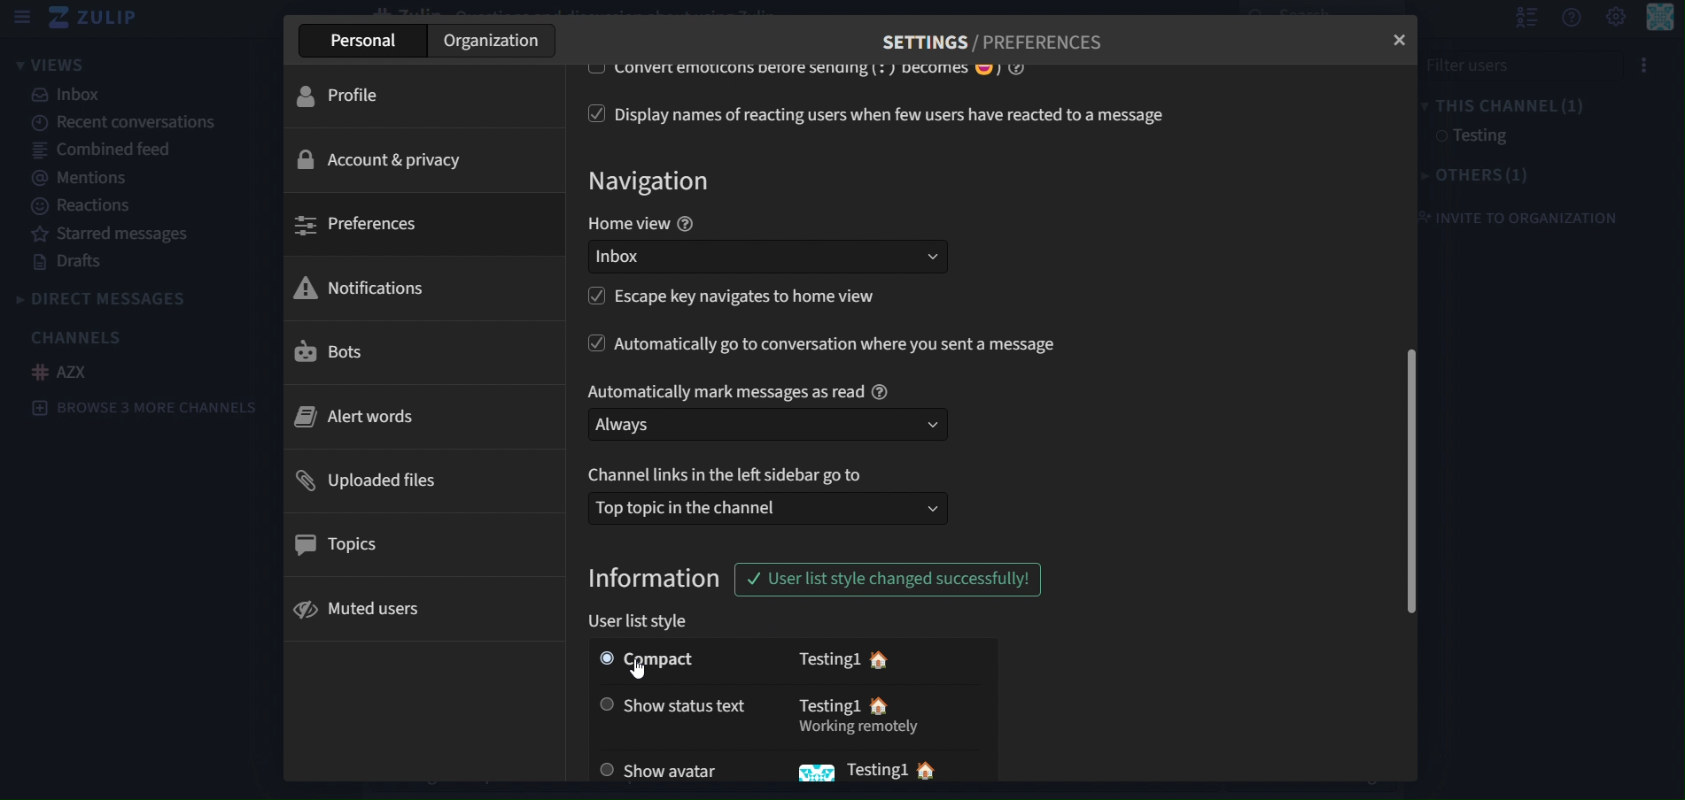  I want to click on Icon, so click(810, 775).